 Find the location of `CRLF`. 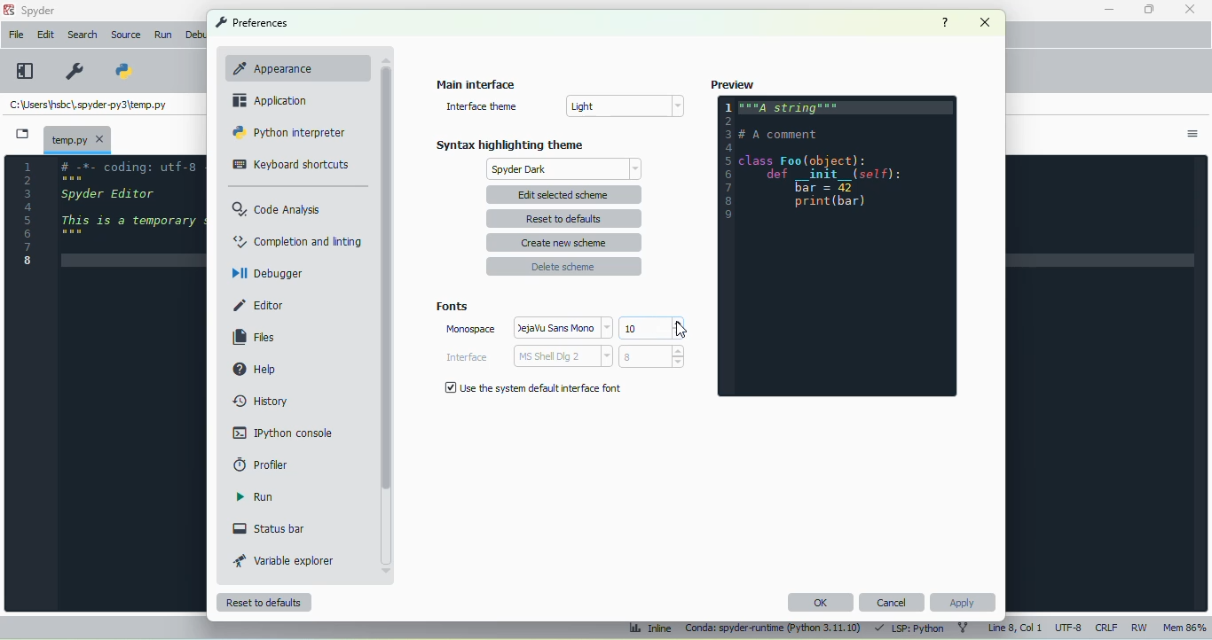

CRLF is located at coordinates (1106, 628).